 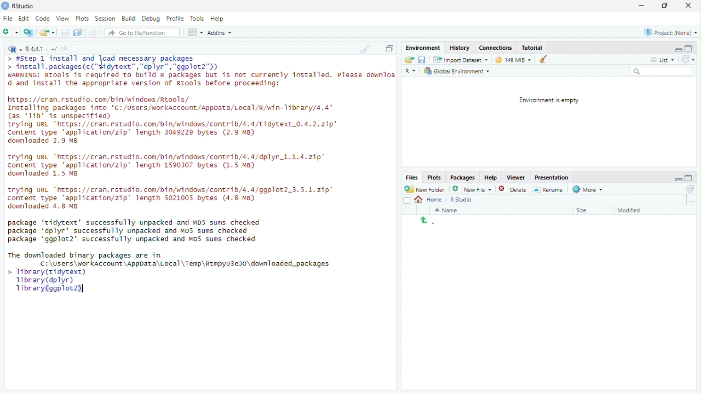 I want to click on , so click(x=424, y=48).